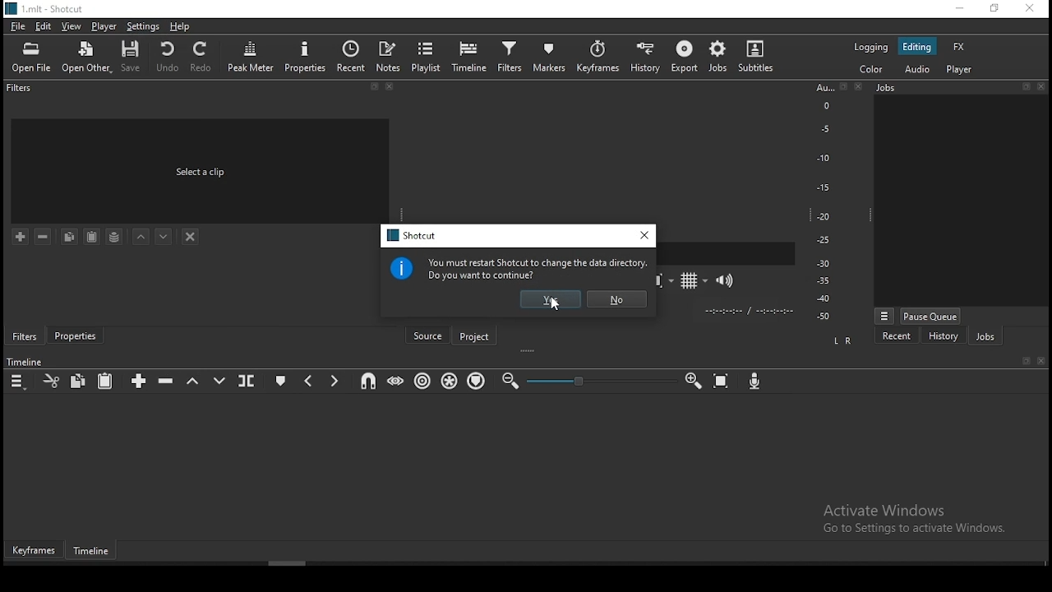  Describe the element at coordinates (755, 382) in the screenshot. I see `record audio` at that location.